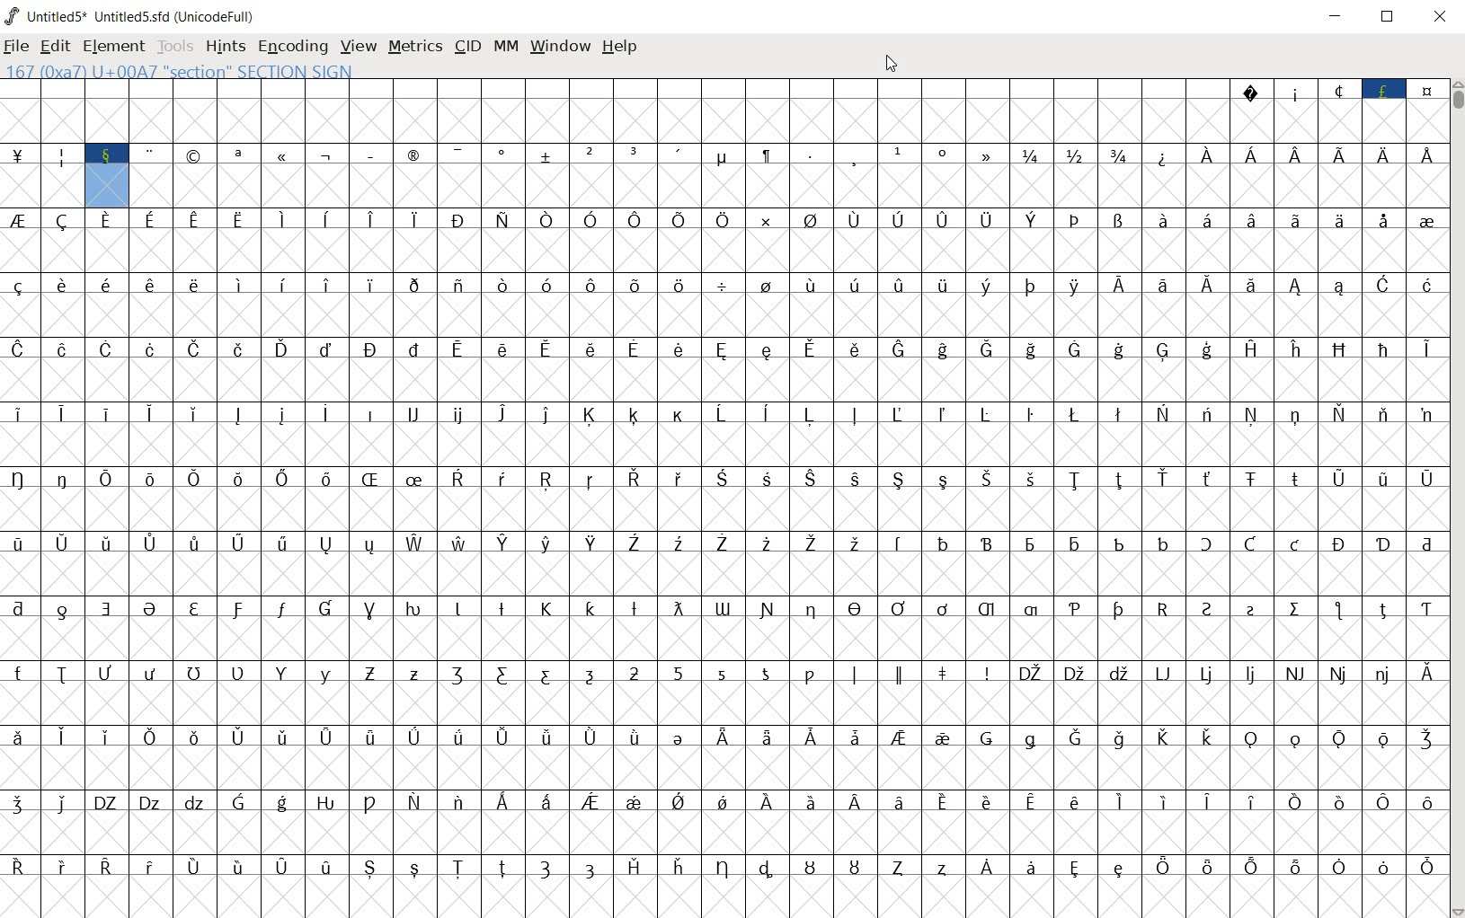 The width and height of the screenshot is (1465, 918). I want to click on symbol, so click(768, 305).